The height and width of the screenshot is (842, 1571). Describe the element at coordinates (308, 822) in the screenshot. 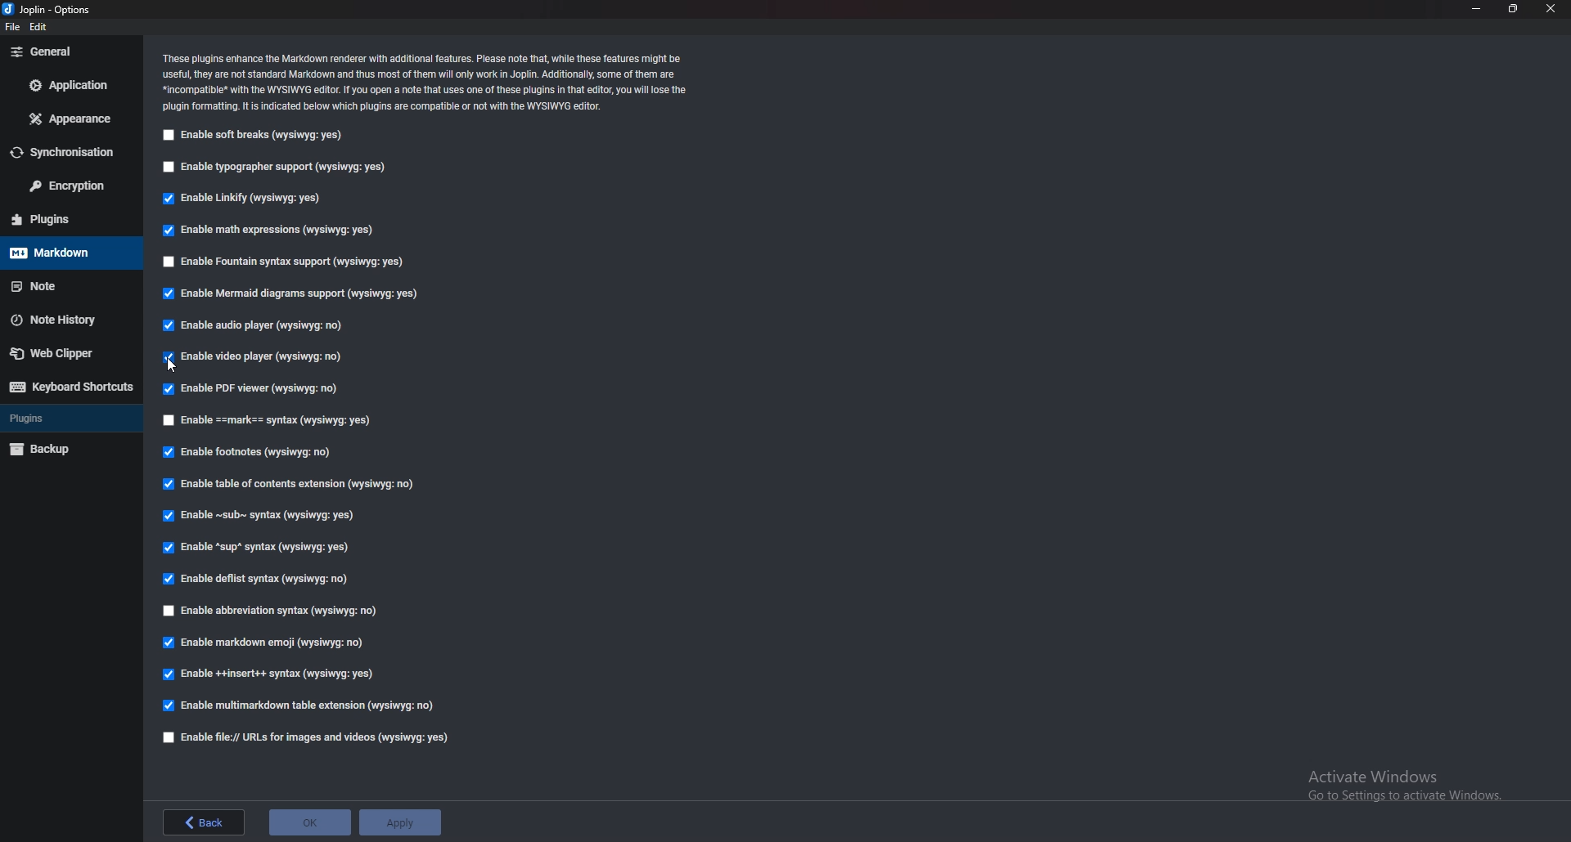

I see `ok` at that location.